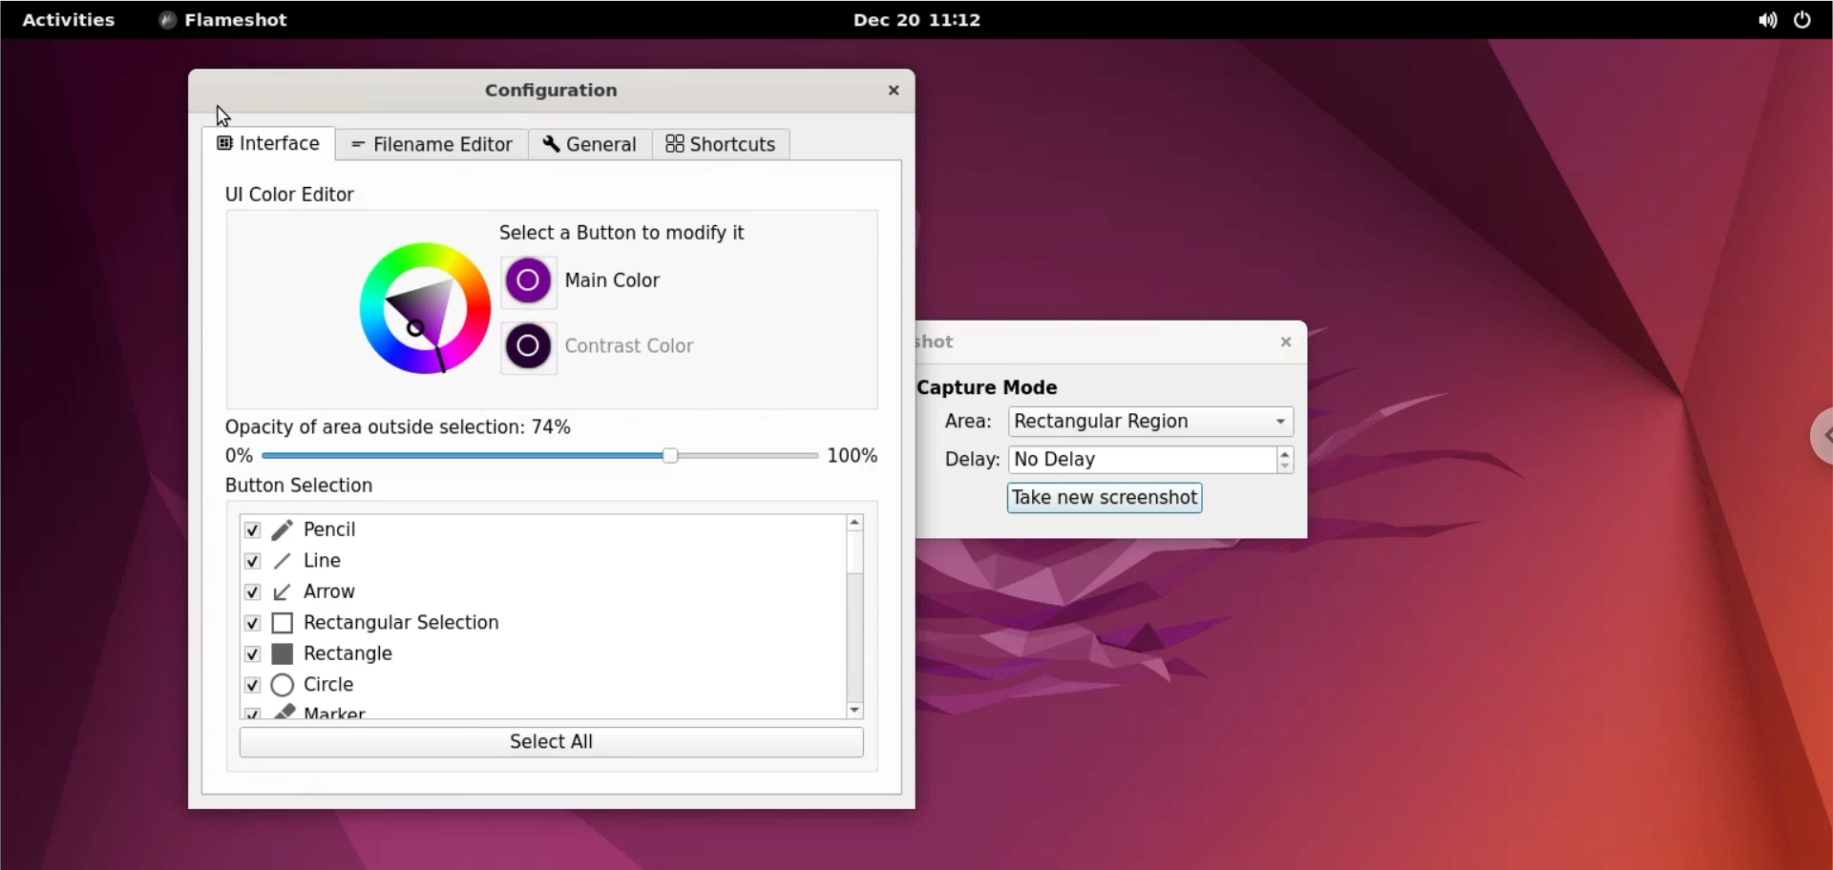 The height and width of the screenshot is (870, 1833). Describe the element at coordinates (1142, 460) in the screenshot. I see `No Delay` at that location.